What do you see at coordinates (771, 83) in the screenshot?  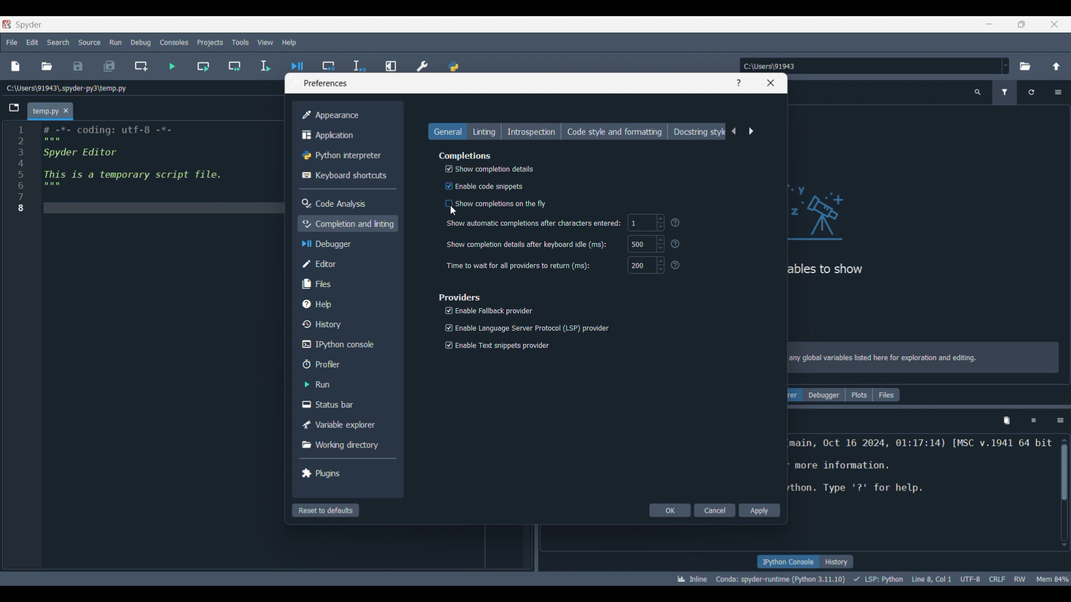 I see `Close window` at bounding box center [771, 83].